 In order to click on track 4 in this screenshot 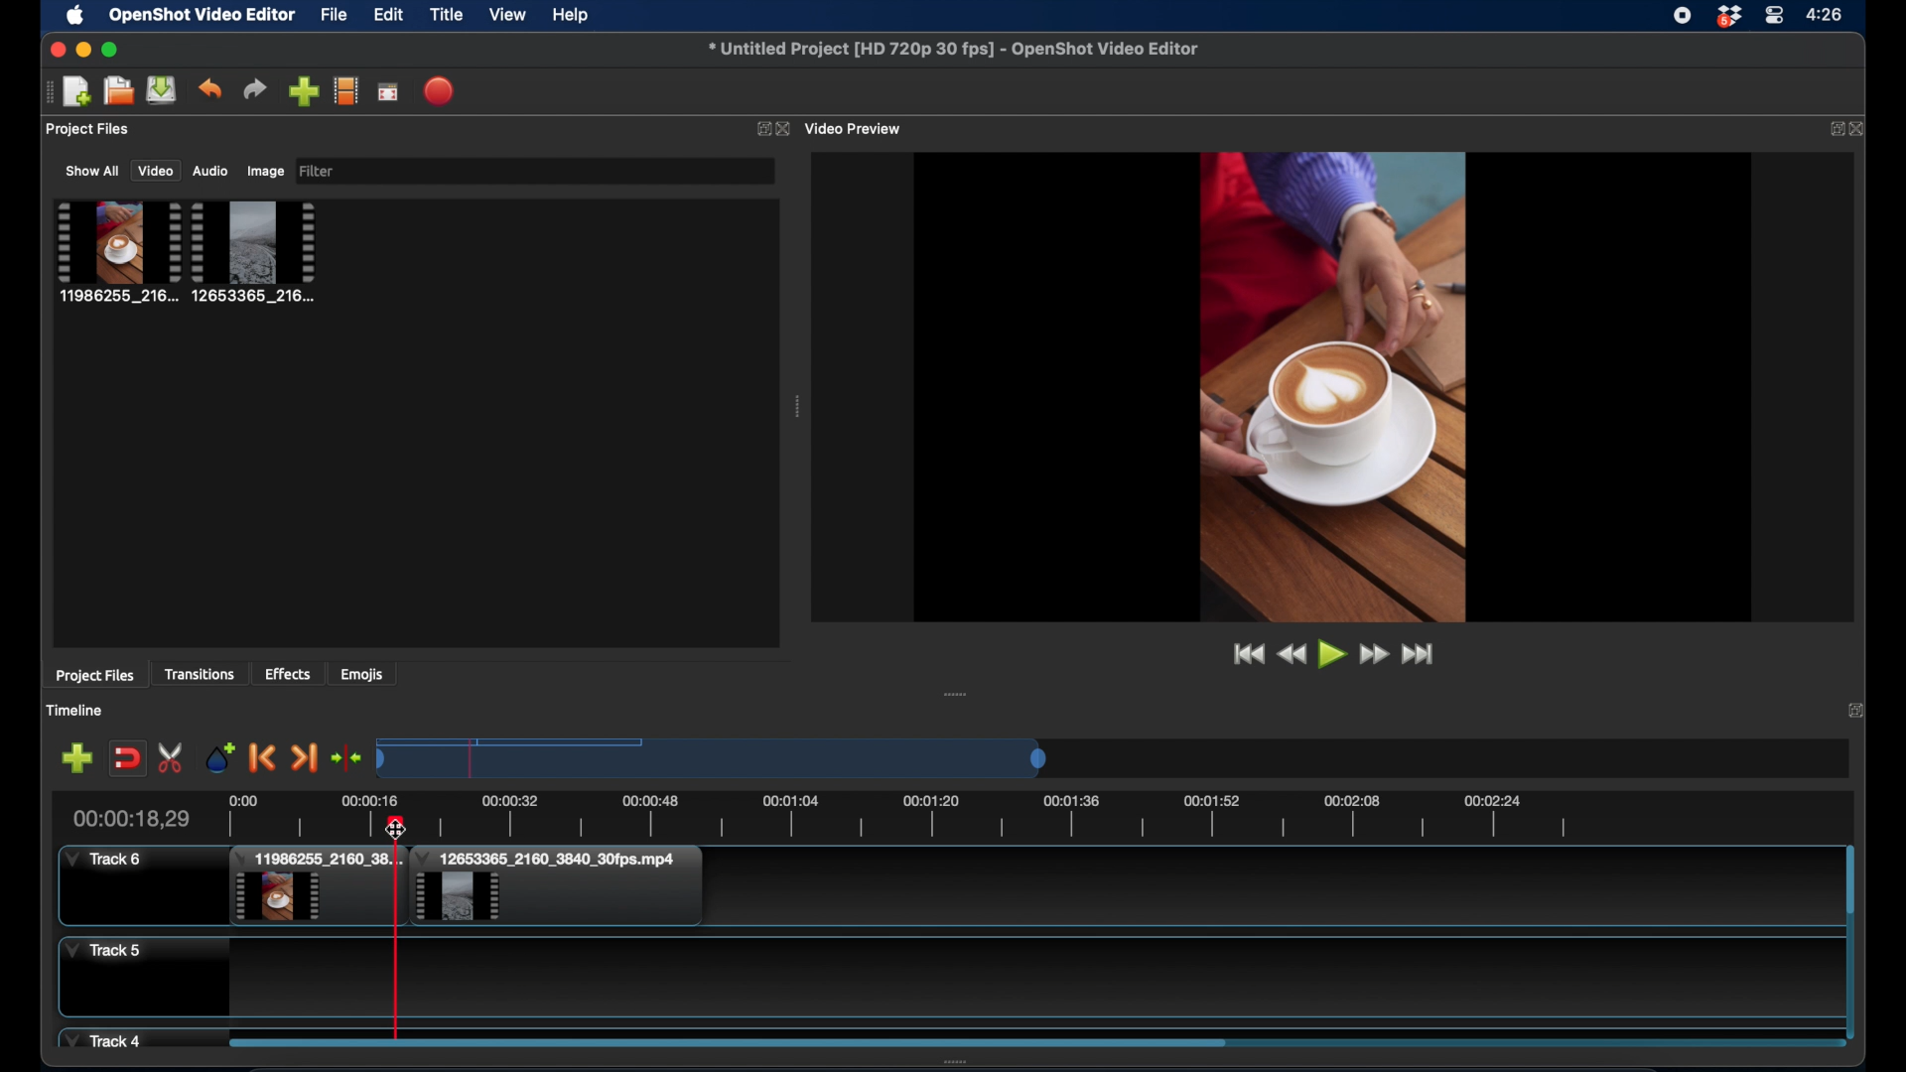, I will do `click(106, 1038)`.